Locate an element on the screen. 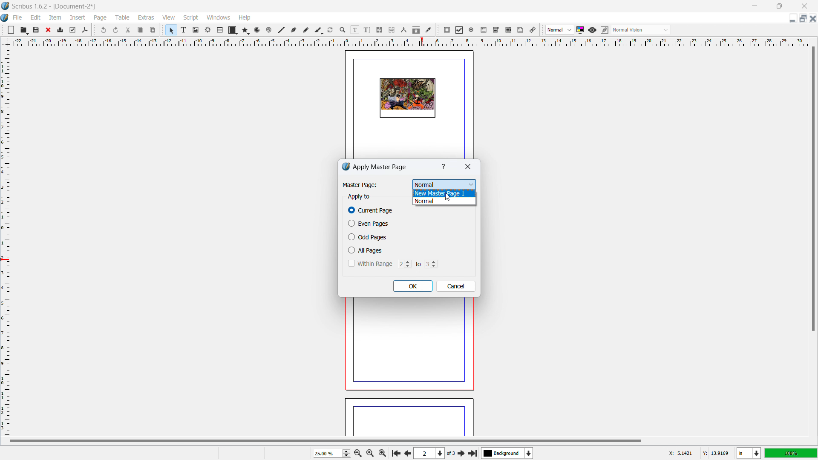 This screenshot has height=460, width=818. text frame is located at coordinates (184, 29).